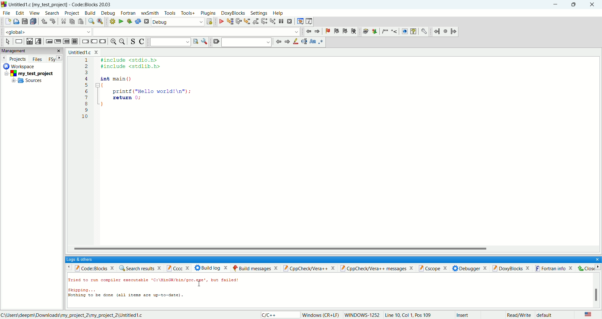 The width and height of the screenshot is (602, 319). I want to click on read/write, so click(519, 315).